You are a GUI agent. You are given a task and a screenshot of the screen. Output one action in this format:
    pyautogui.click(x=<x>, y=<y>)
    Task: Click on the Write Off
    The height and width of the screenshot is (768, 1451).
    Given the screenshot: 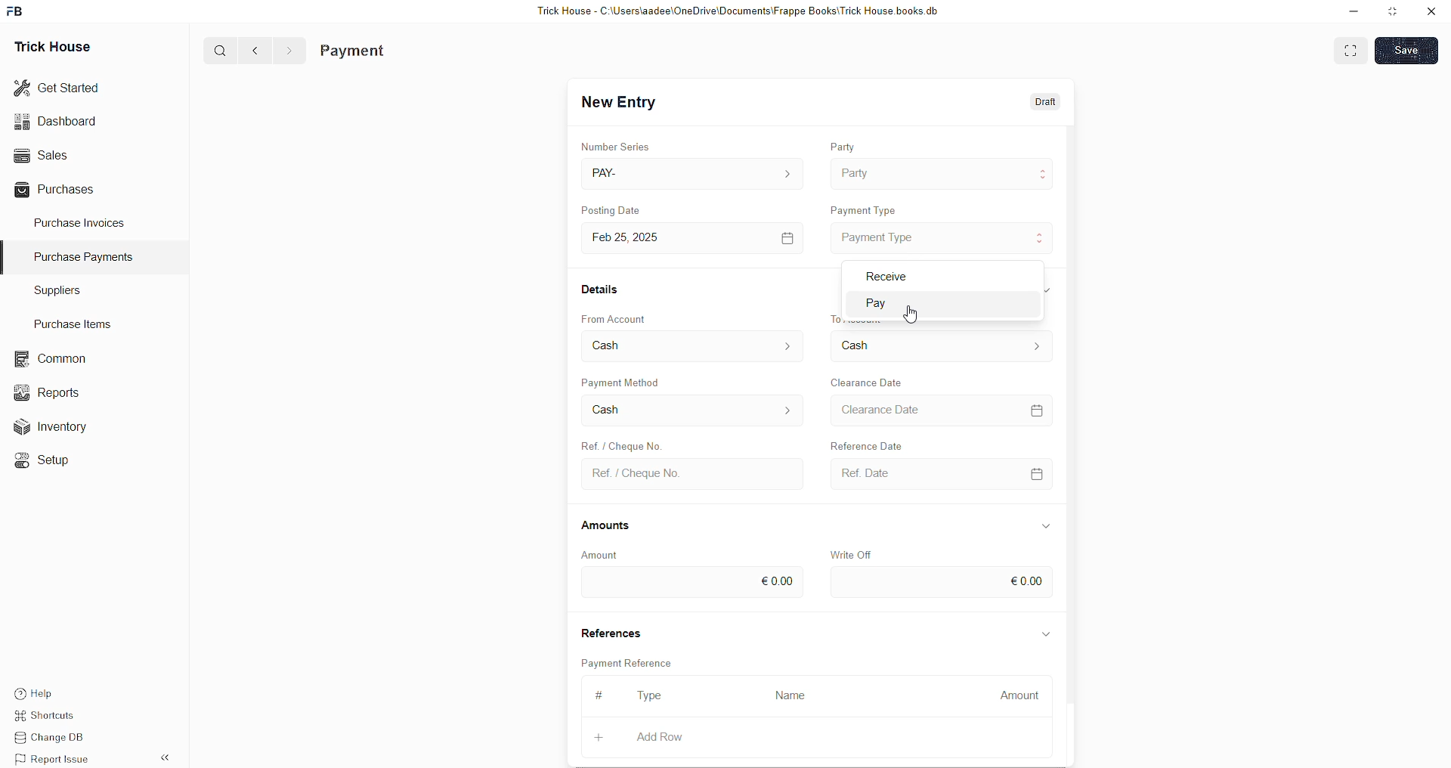 What is the action you would take?
    pyautogui.click(x=854, y=553)
    